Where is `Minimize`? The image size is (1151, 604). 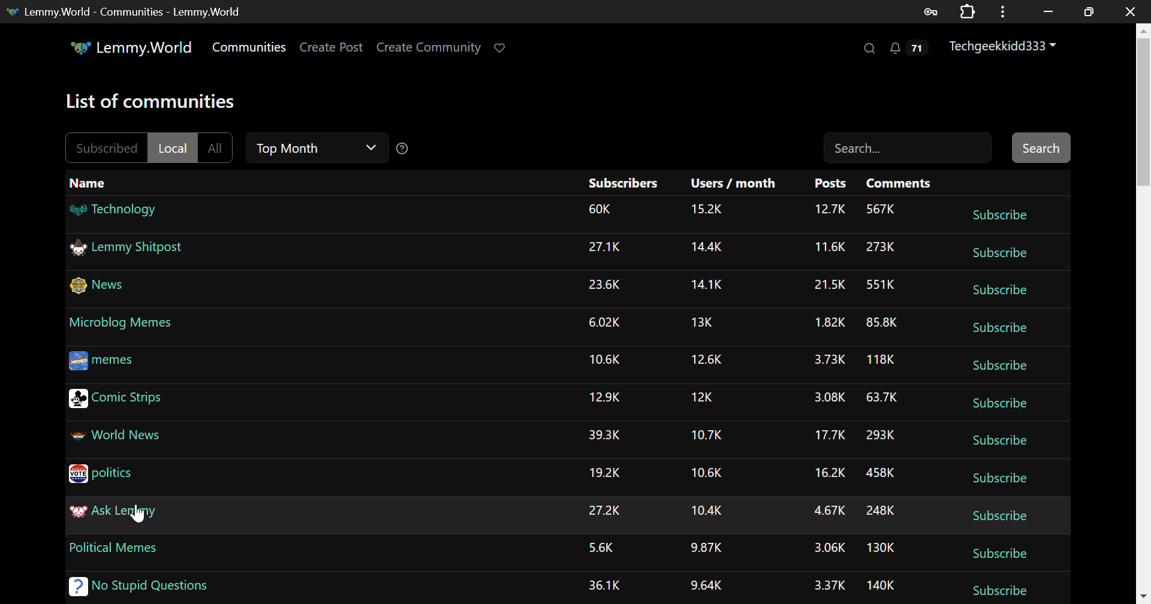
Minimize is located at coordinates (1089, 12).